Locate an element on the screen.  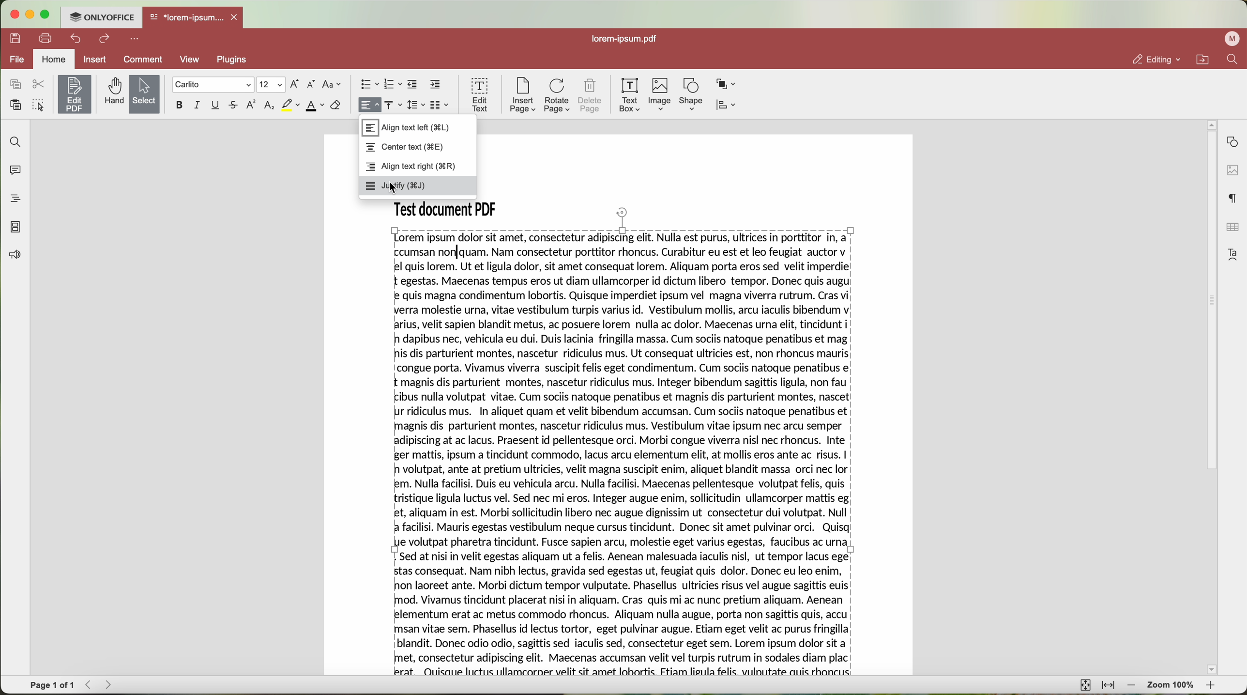
hand is located at coordinates (112, 94).